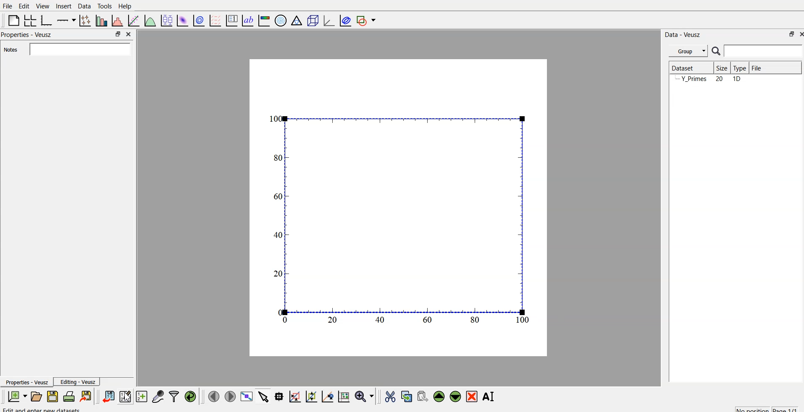  I want to click on print document, so click(70, 397).